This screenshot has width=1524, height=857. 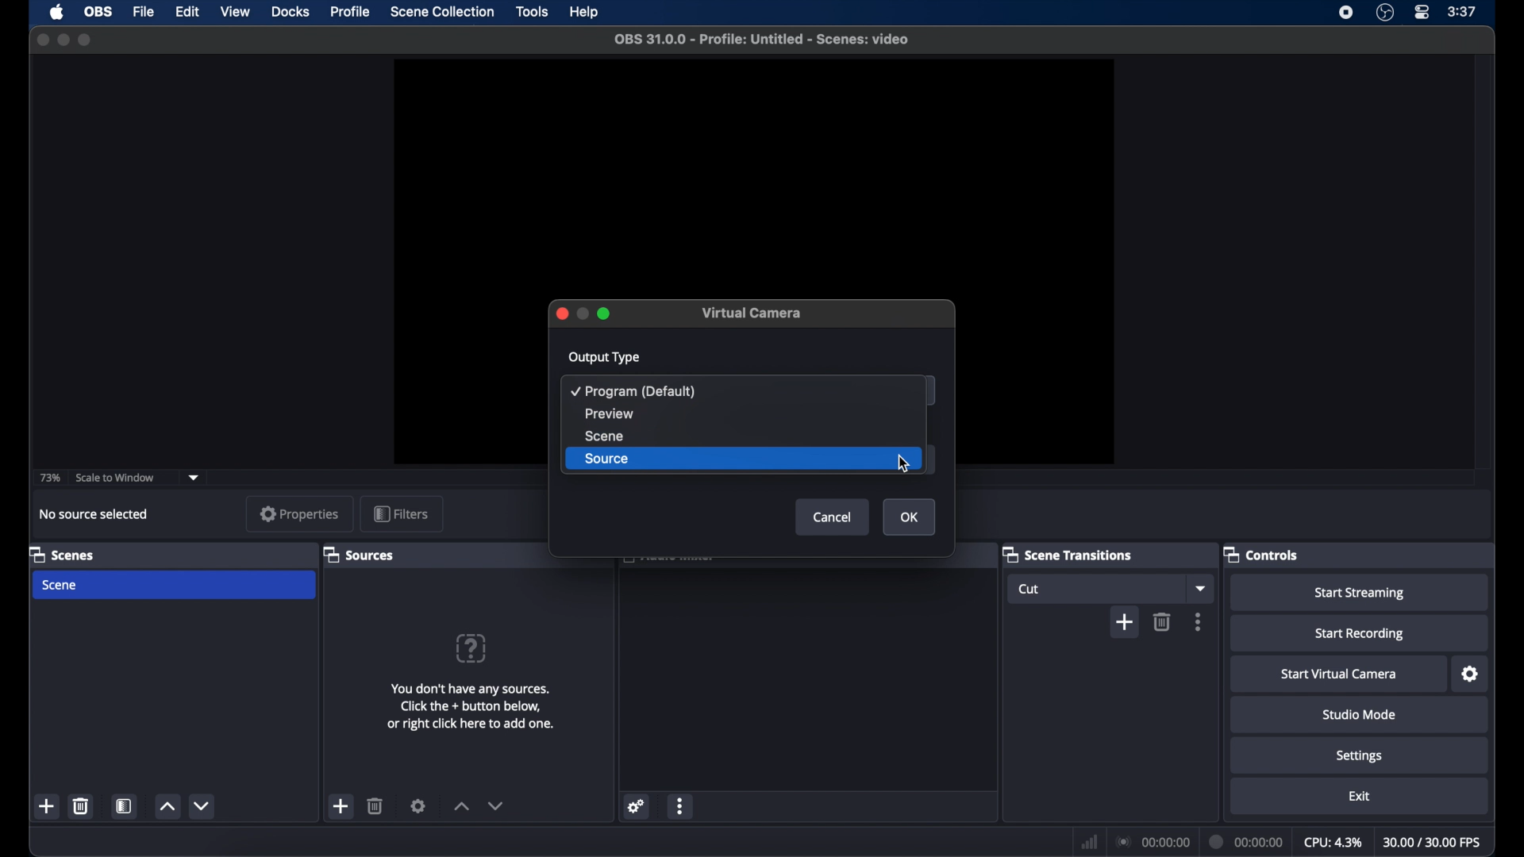 What do you see at coordinates (604, 436) in the screenshot?
I see `scene` at bounding box center [604, 436].